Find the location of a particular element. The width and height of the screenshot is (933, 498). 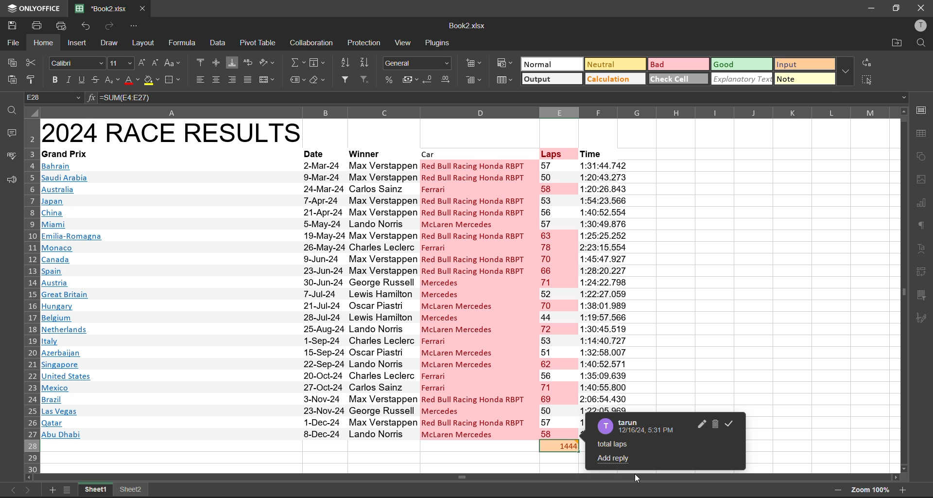

note is located at coordinates (801, 79).